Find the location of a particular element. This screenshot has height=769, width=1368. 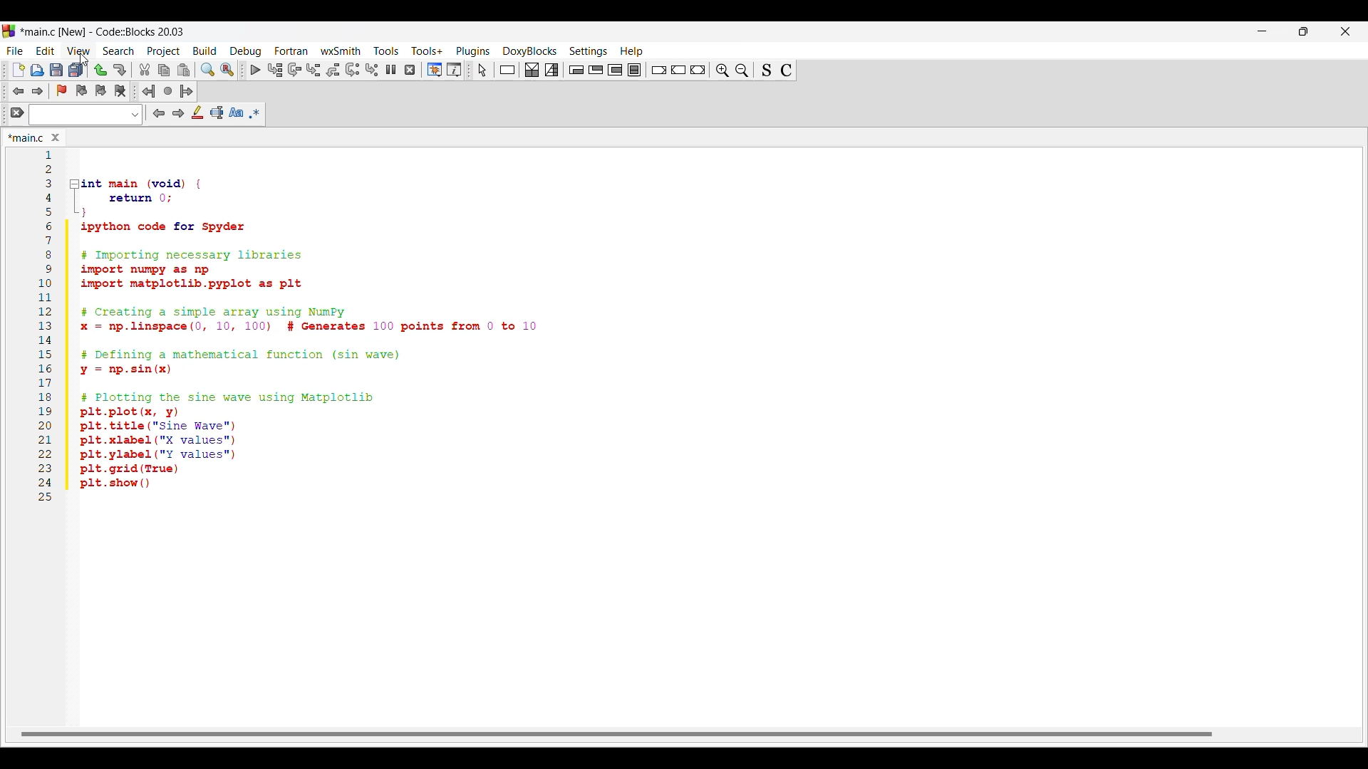

Next bookmark is located at coordinates (100, 91).